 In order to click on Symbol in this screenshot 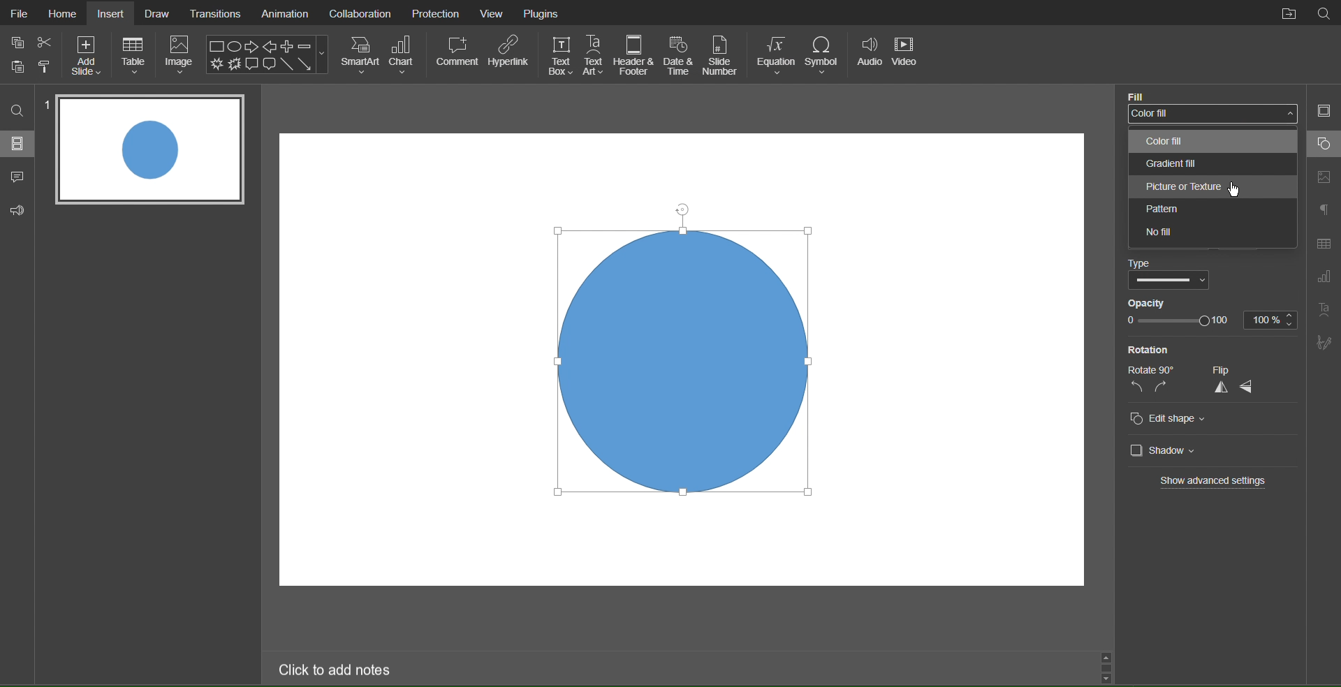, I will do `click(826, 56)`.